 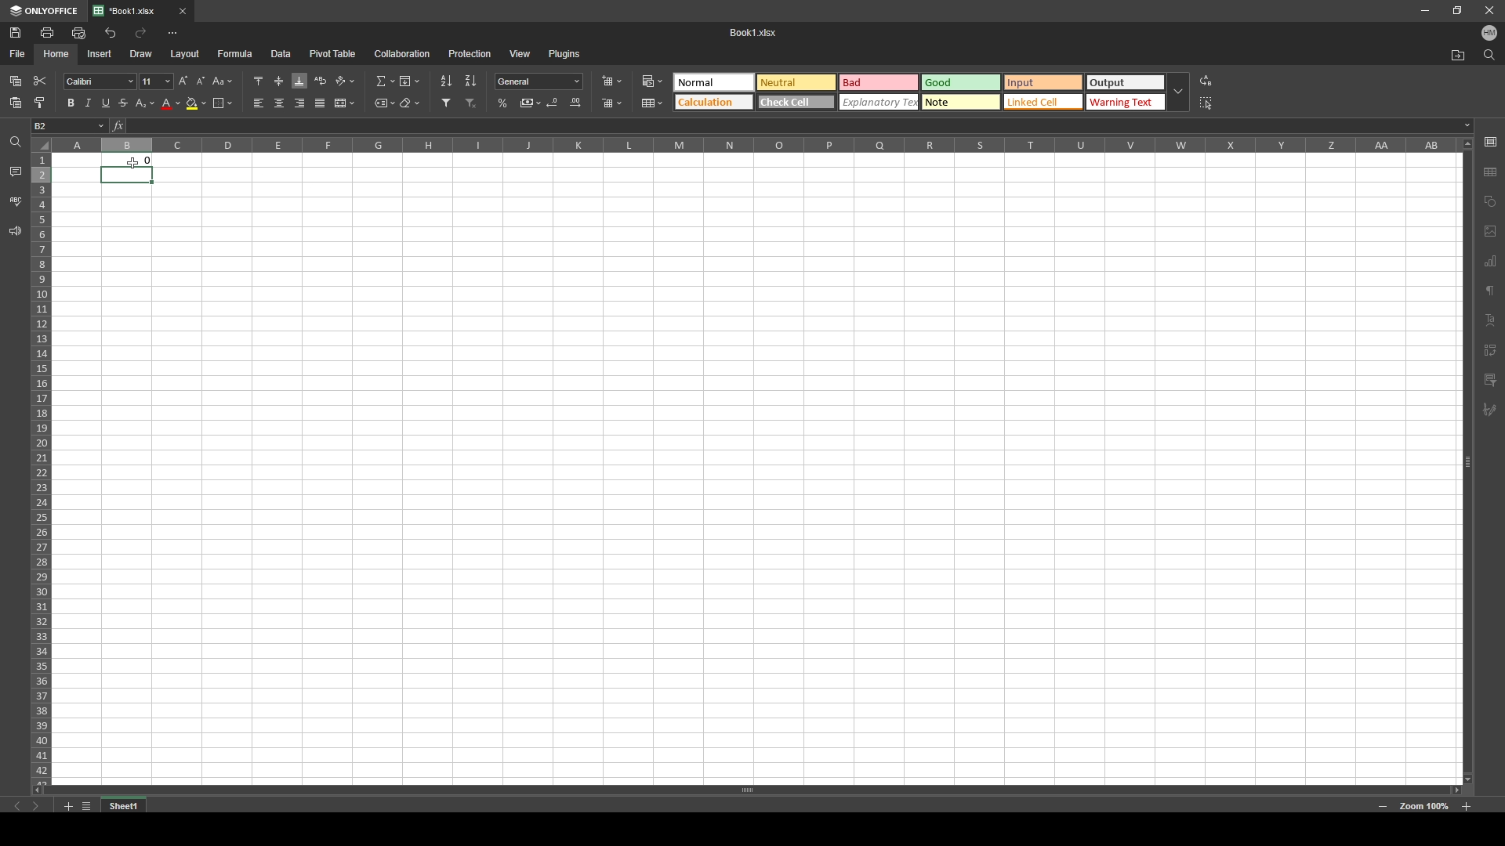 What do you see at coordinates (1458, 55) in the screenshot?
I see `locate file` at bounding box center [1458, 55].